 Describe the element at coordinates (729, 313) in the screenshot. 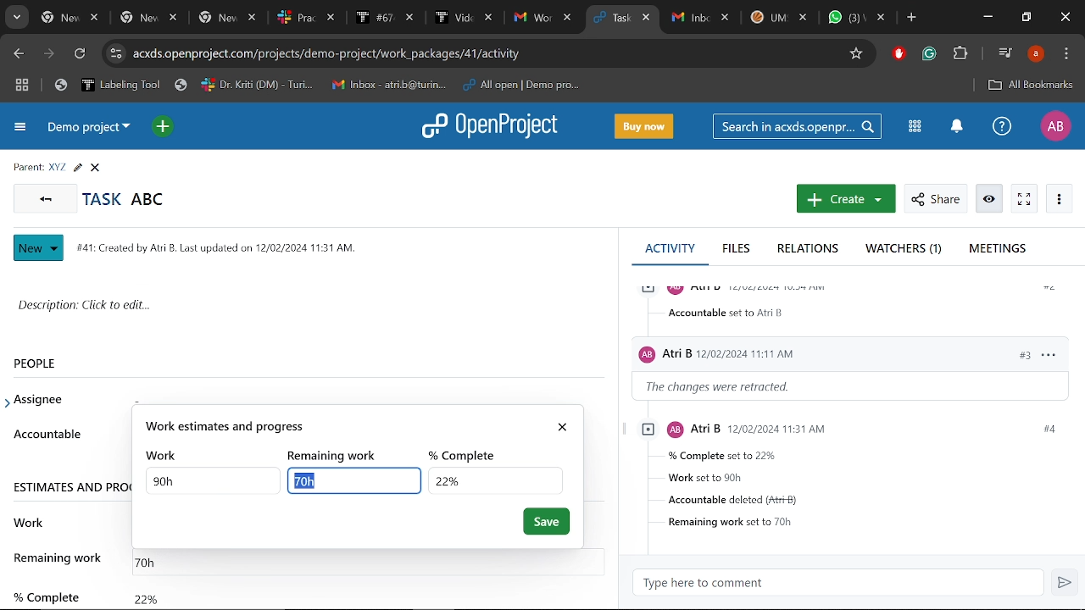

I see `accountable` at that location.